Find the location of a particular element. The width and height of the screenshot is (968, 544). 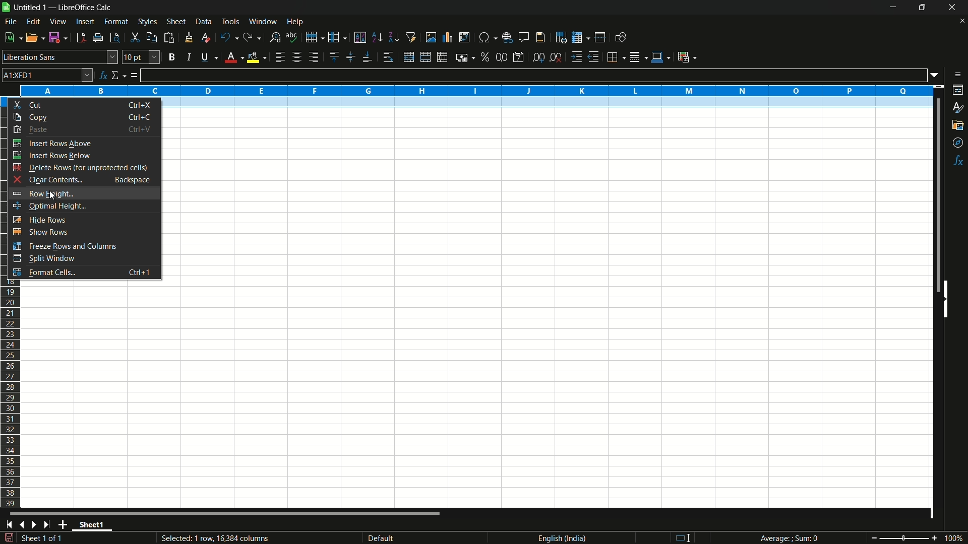

window menu is located at coordinates (263, 21).